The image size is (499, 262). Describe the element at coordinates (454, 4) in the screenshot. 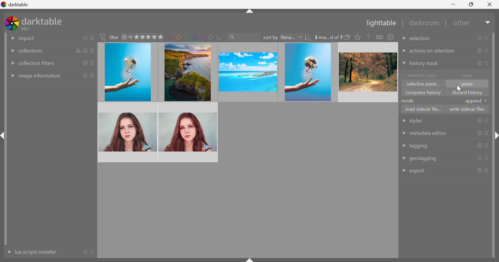

I see `Minimize` at that location.